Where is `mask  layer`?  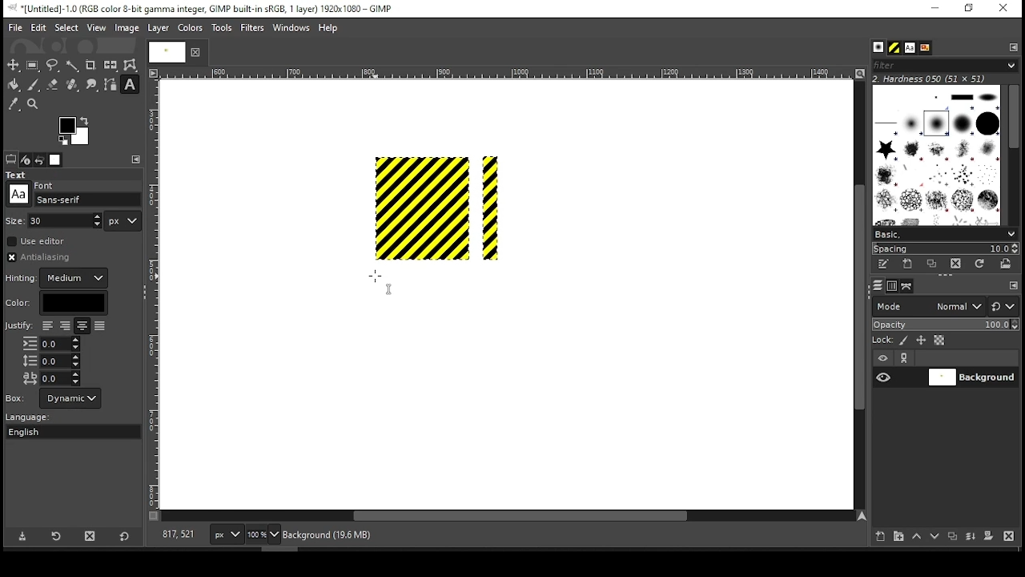
mask  layer is located at coordinates (988, 537).